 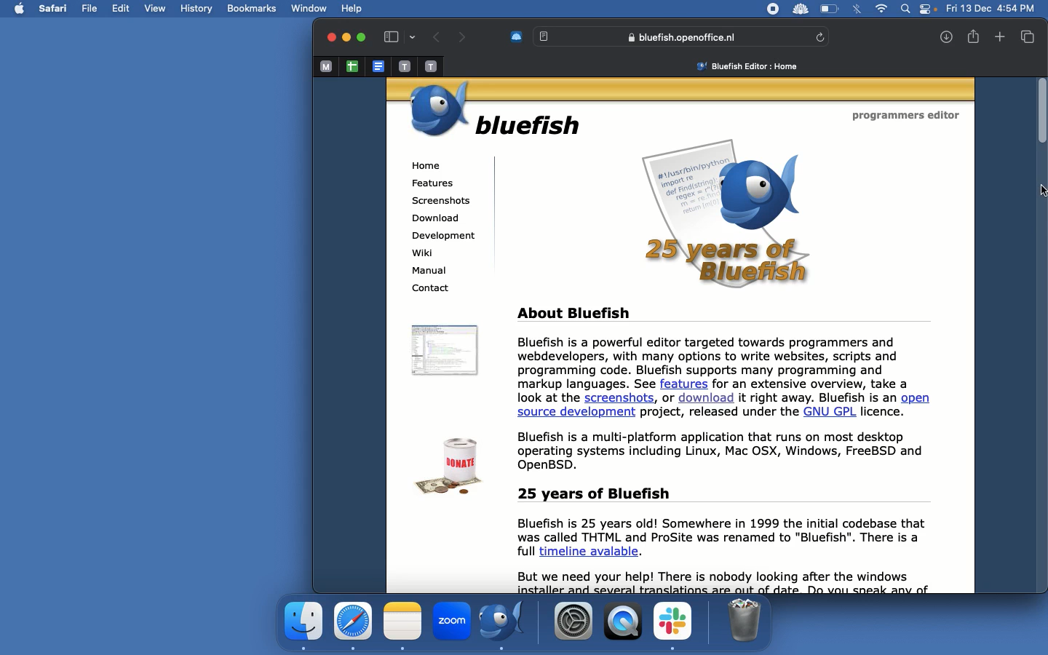 I want to click on Add, so click(x=1001, y=38).